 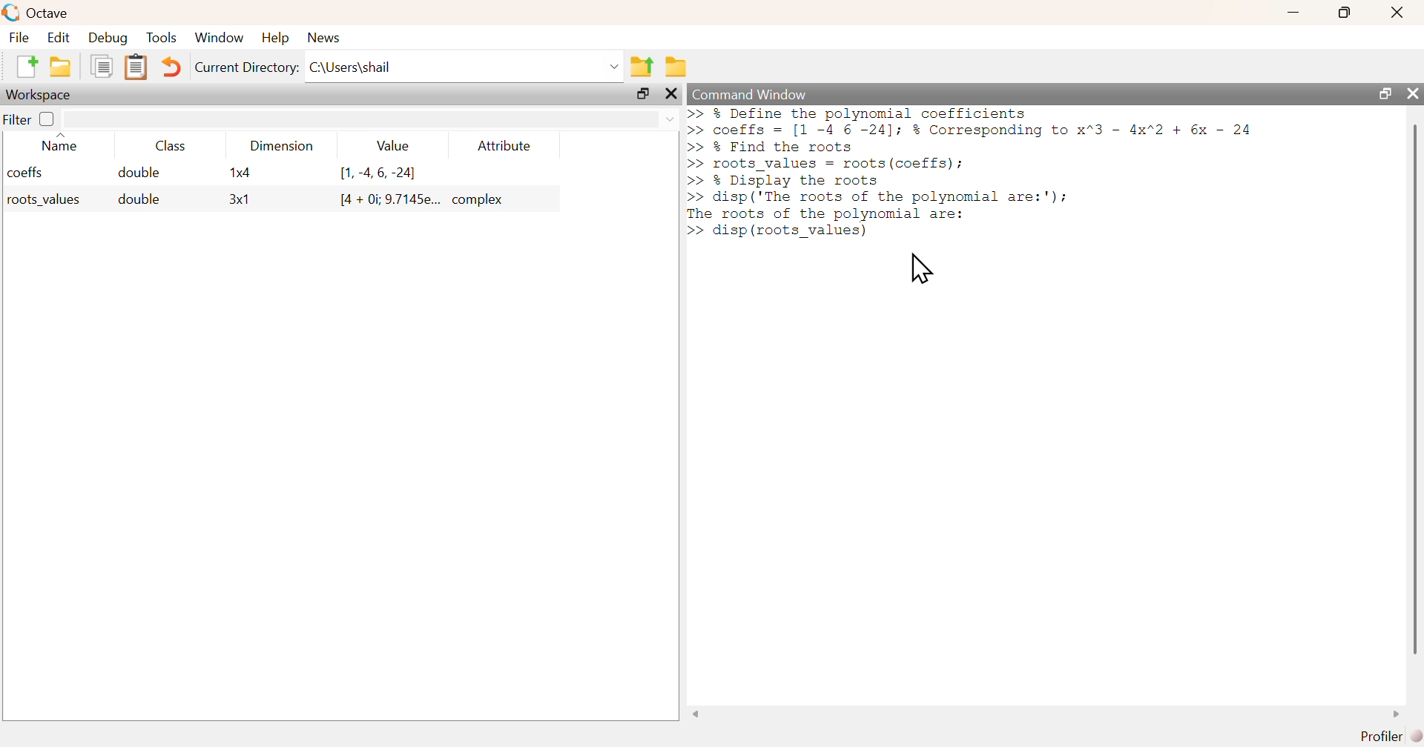 I want to click on 1x4, so click(x=240, y=173).